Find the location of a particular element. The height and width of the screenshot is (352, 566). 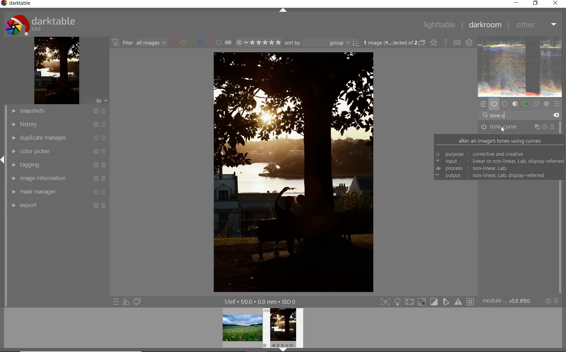

1 image (#.... lected of 2) is located at coordinates (394, 42).